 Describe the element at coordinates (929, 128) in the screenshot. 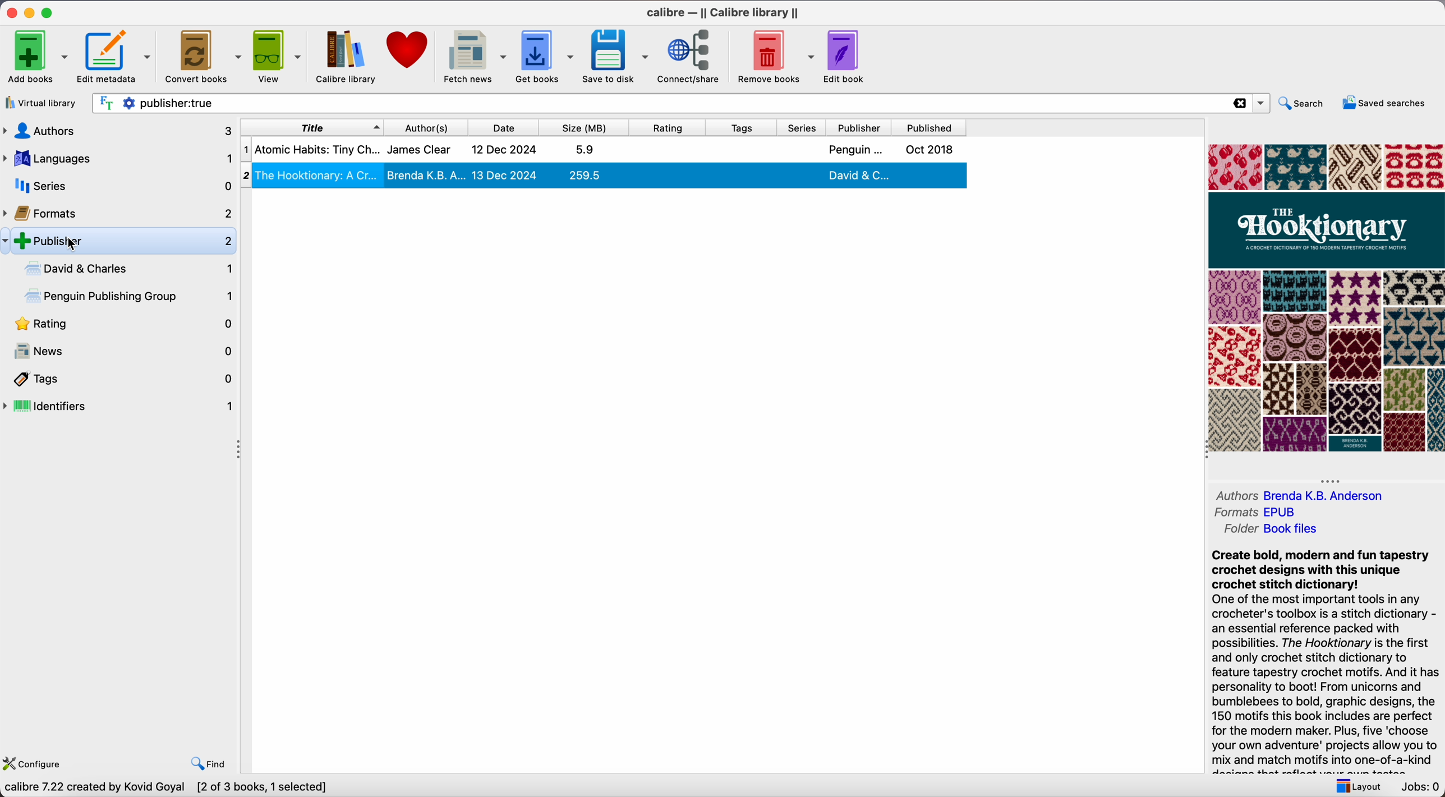

I see `published` at that location.